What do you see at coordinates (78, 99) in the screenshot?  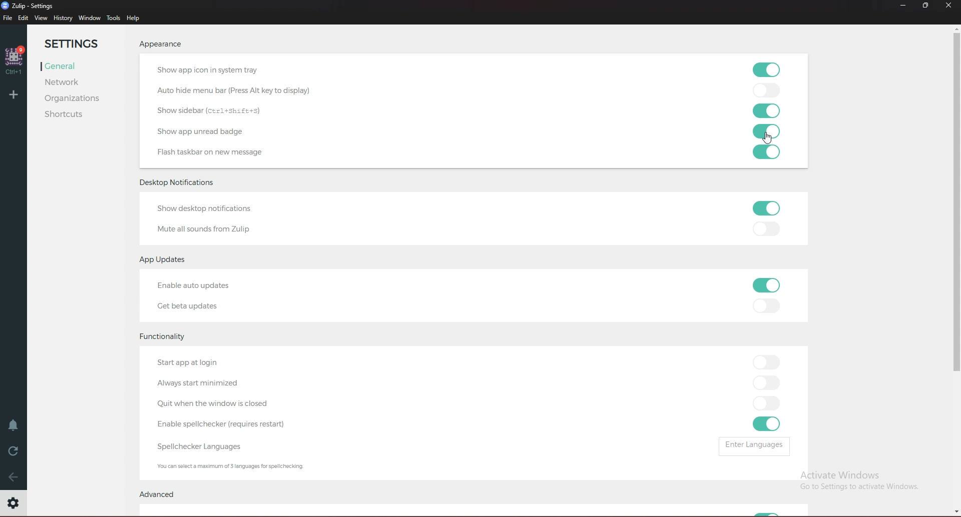 I see `Organizations` at bounding box center [78, 99].